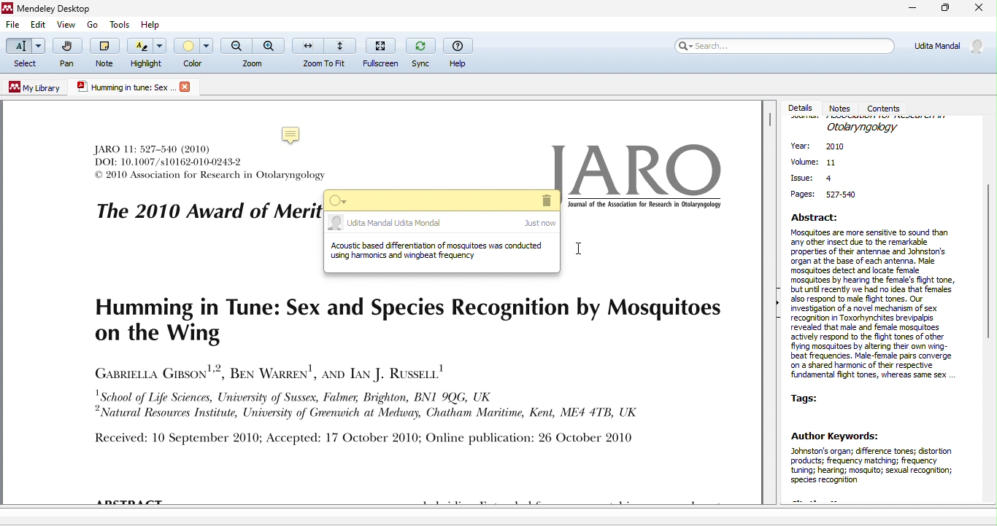  Describe the element at coordinates (253, 52) in the screenshot. I see `zoom` at that location.